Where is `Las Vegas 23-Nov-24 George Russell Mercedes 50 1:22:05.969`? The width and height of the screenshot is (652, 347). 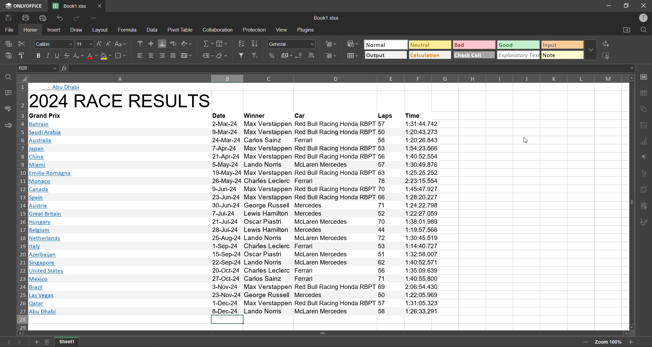
Las Vegas 23-Nov-24 George Russell Mercedes 50 1:22:05.969 is located at coordinates (236, 296).